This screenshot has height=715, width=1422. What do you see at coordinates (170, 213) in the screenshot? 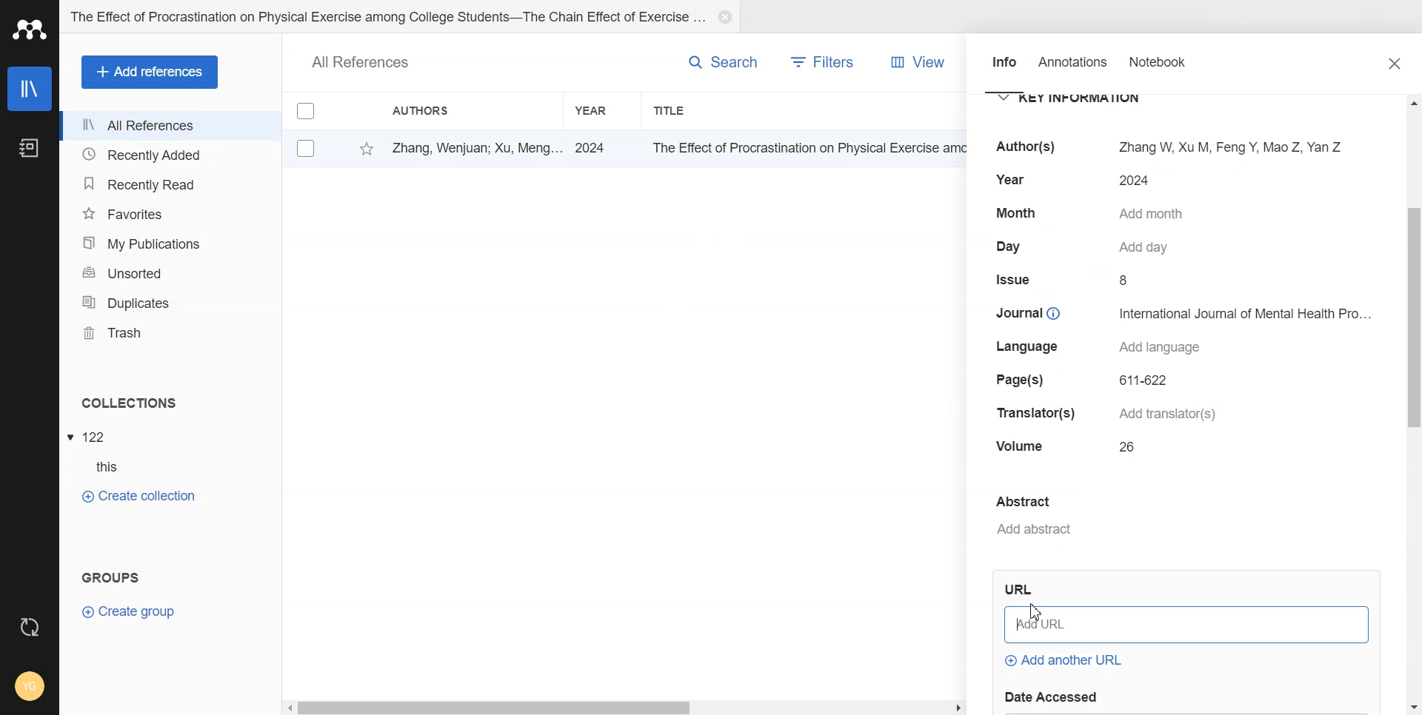
I see `Favorites` at bounding box center [170, 213].